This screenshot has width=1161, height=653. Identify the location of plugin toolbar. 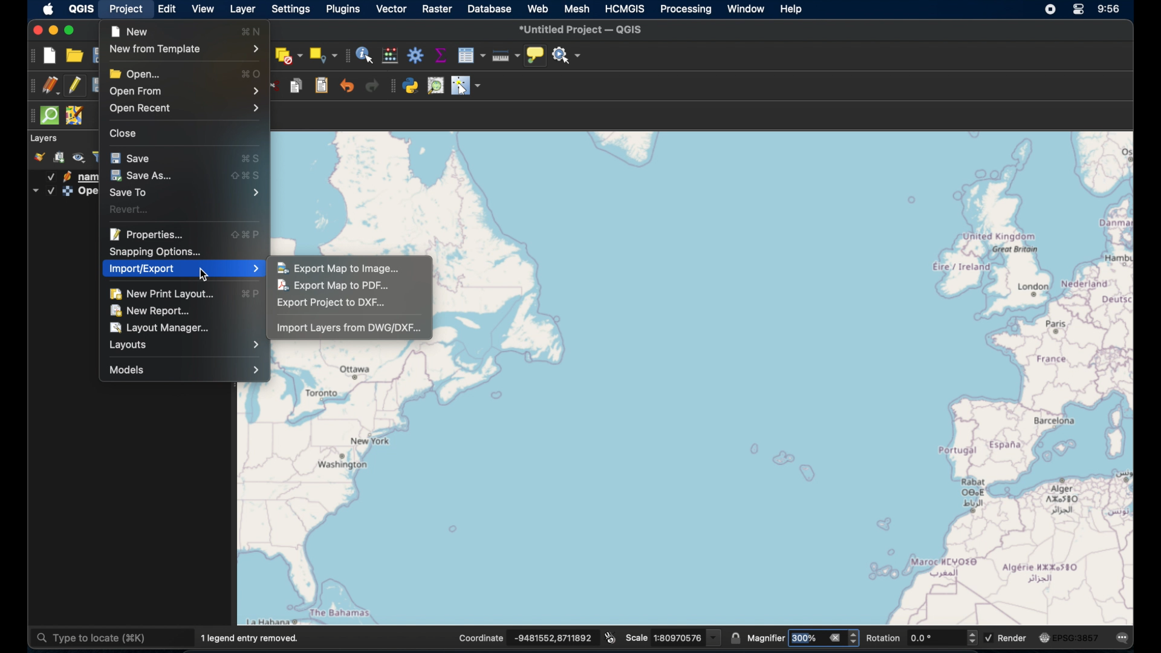
(392, 87).